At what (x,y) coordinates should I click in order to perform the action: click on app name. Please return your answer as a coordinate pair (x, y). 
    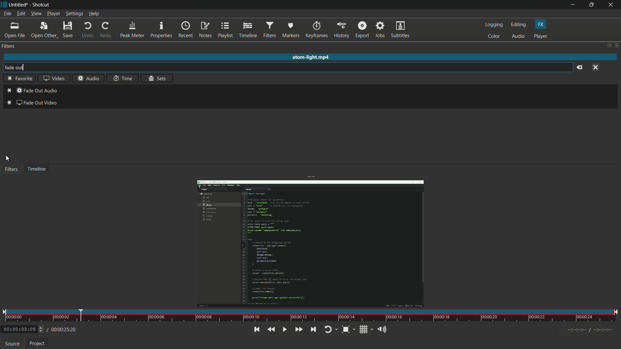
    Looking at the image, I should click on (42, 5).